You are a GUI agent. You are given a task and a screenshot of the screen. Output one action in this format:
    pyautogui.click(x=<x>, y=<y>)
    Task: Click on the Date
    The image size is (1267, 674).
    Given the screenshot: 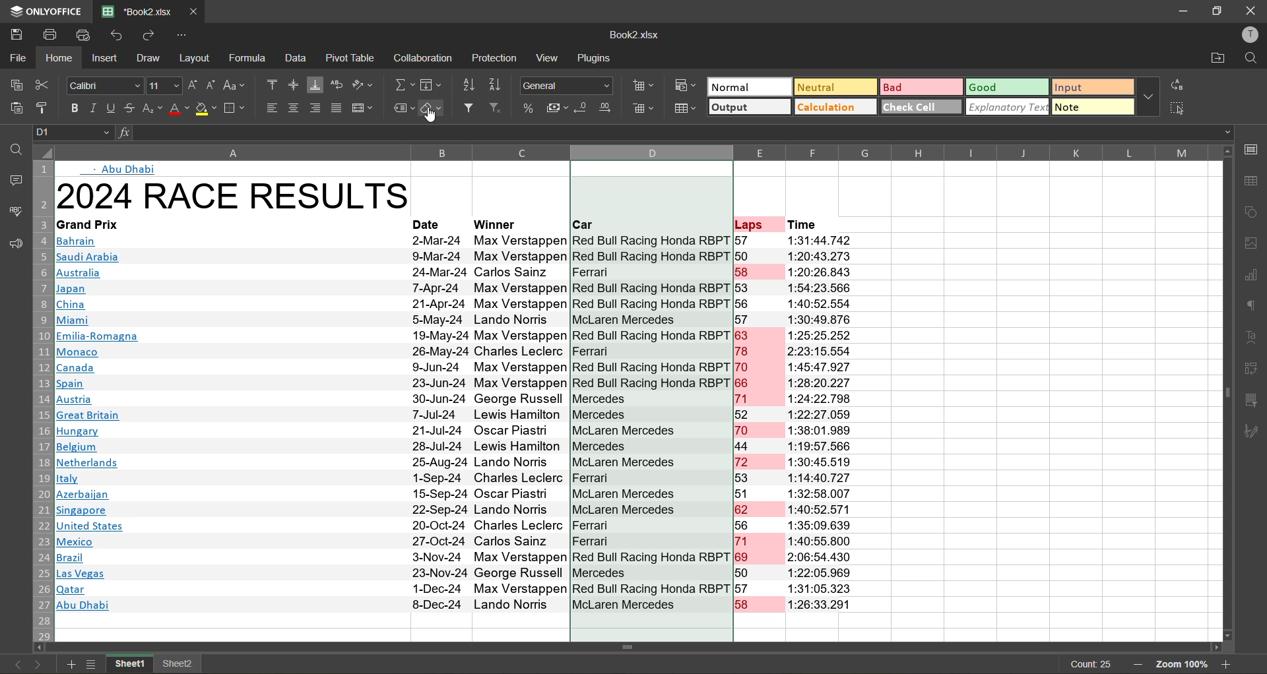 What is the action you would take?
    pyautogui.click(x=426, y=225)
    